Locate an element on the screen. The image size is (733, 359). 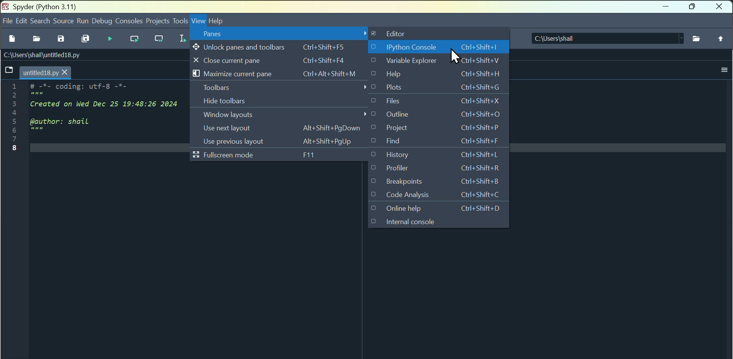
view is located at coordinates (198, 22).